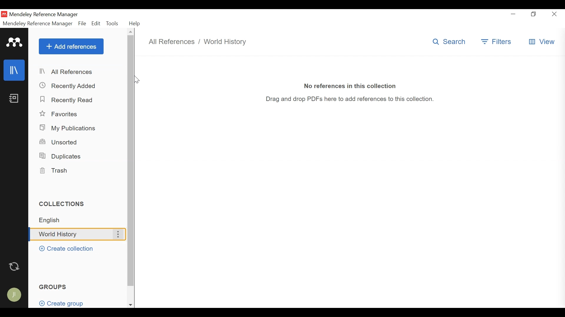 The width and height of the screenshot is (565, 317). What do you see at coordinates (44, 15) in the screenshot?
I see `Mendeley Reference Manager` at bounding box center [44, 15].